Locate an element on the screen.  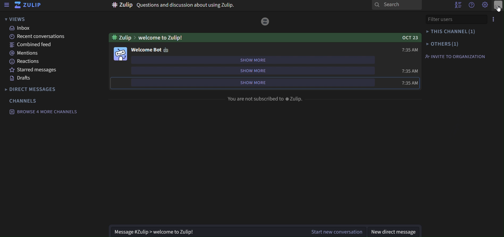
image is located at coordinates (119, 53).